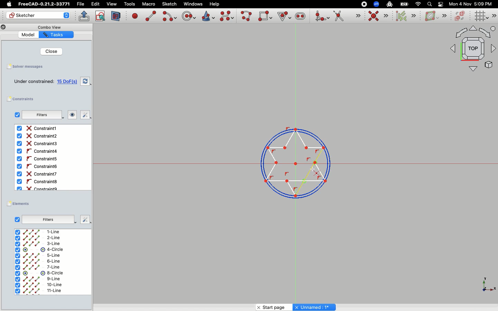 Image resolution: width=498 pixels, height=311 pixels. I want to click on Macro, so click(148, 4).